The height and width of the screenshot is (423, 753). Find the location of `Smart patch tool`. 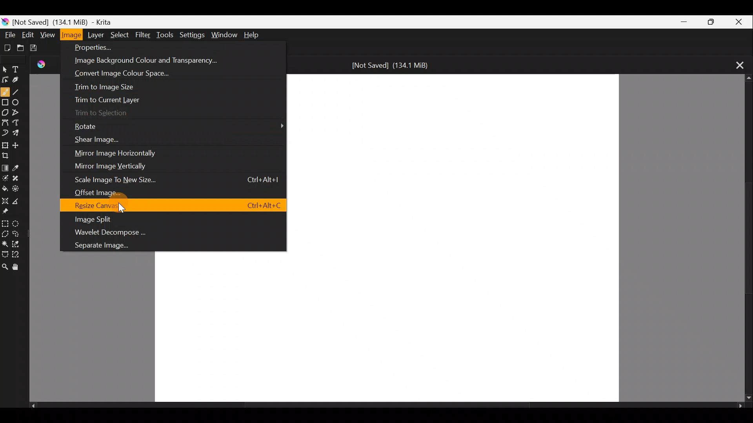

Smart patch tool is located at coordinates (18, 177).